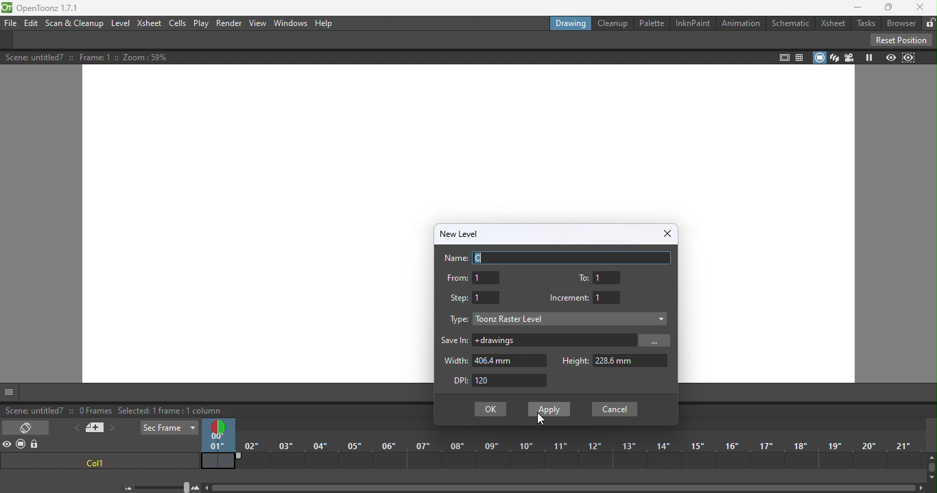 The width and height of the screenshot is (937, 493). What do you see at coordinates (923, 7) in the screenshot?
I see `close` at bounding box center [923, 7].